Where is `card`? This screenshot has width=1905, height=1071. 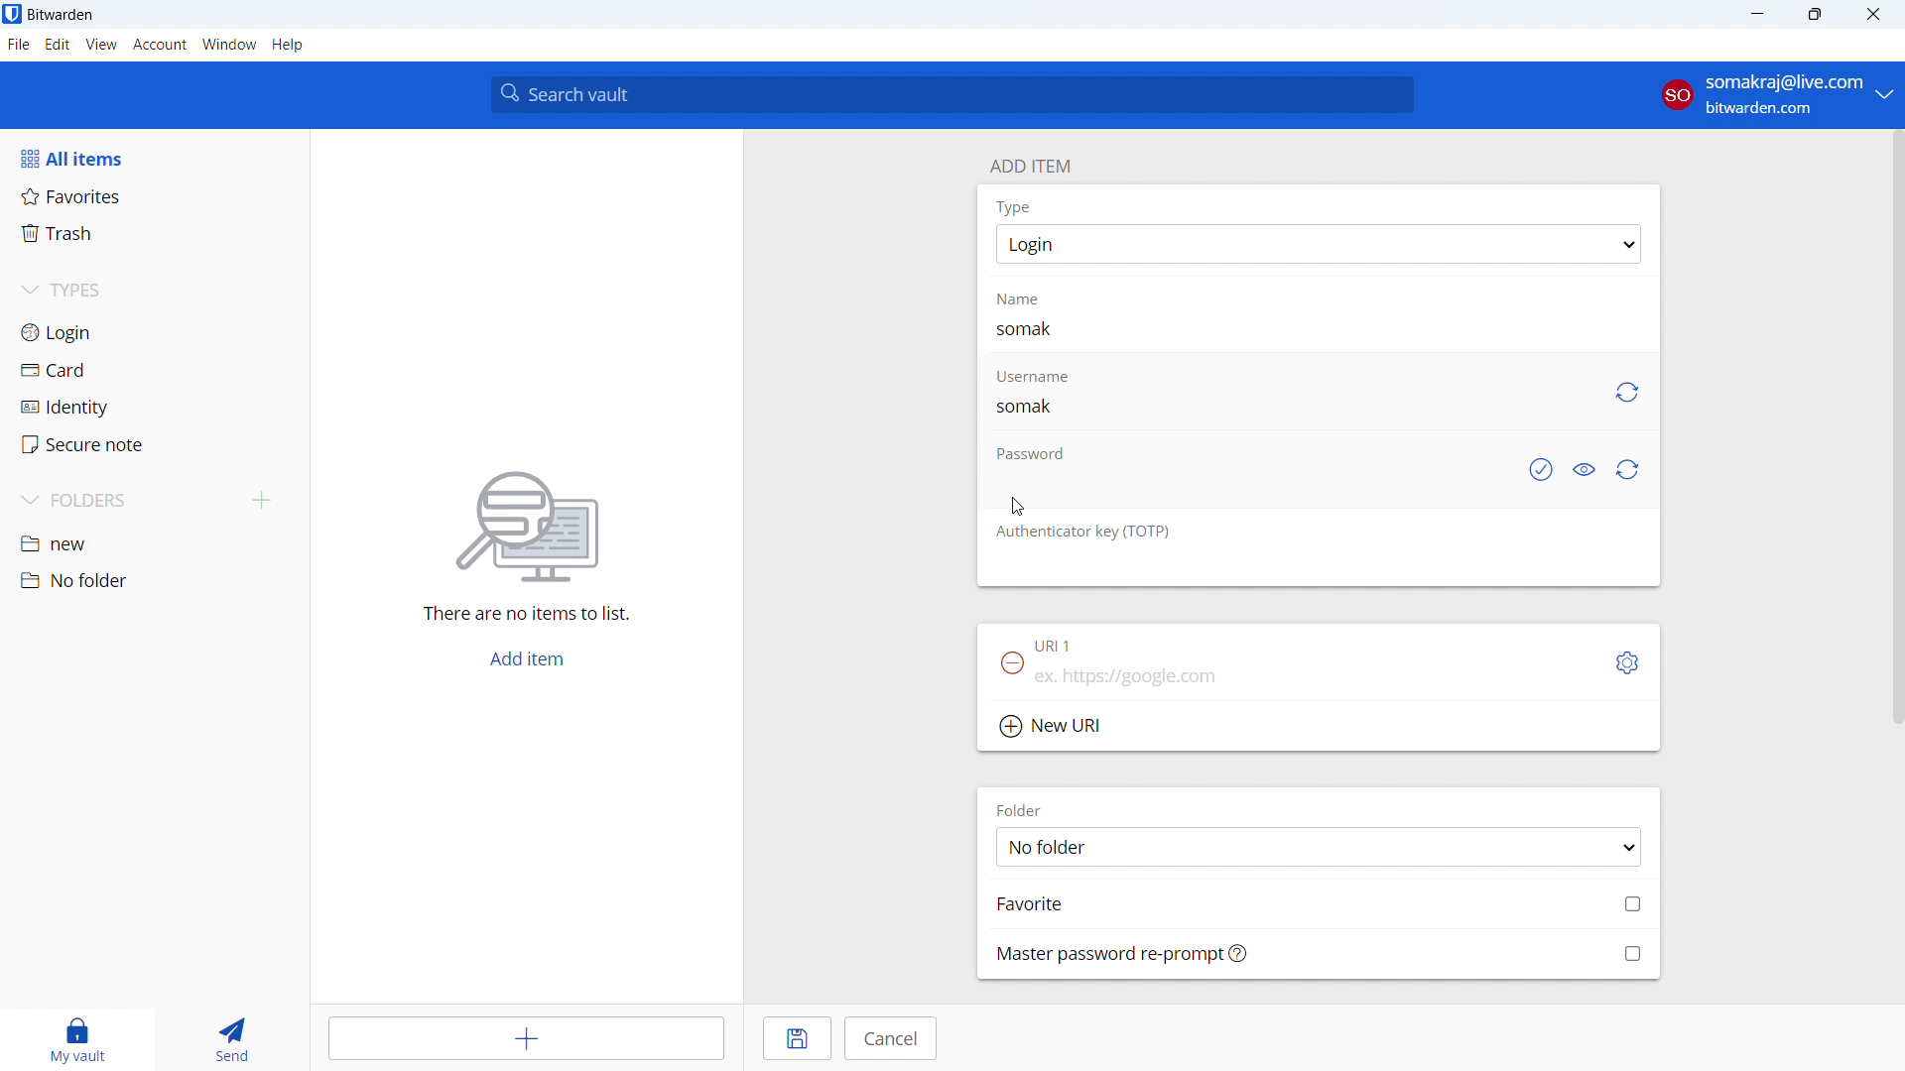
card is located at coordinates (155, 371).